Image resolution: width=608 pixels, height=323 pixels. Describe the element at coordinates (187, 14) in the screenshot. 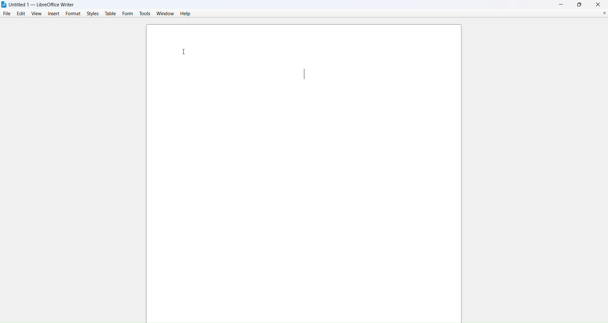

I see `help` at that location.